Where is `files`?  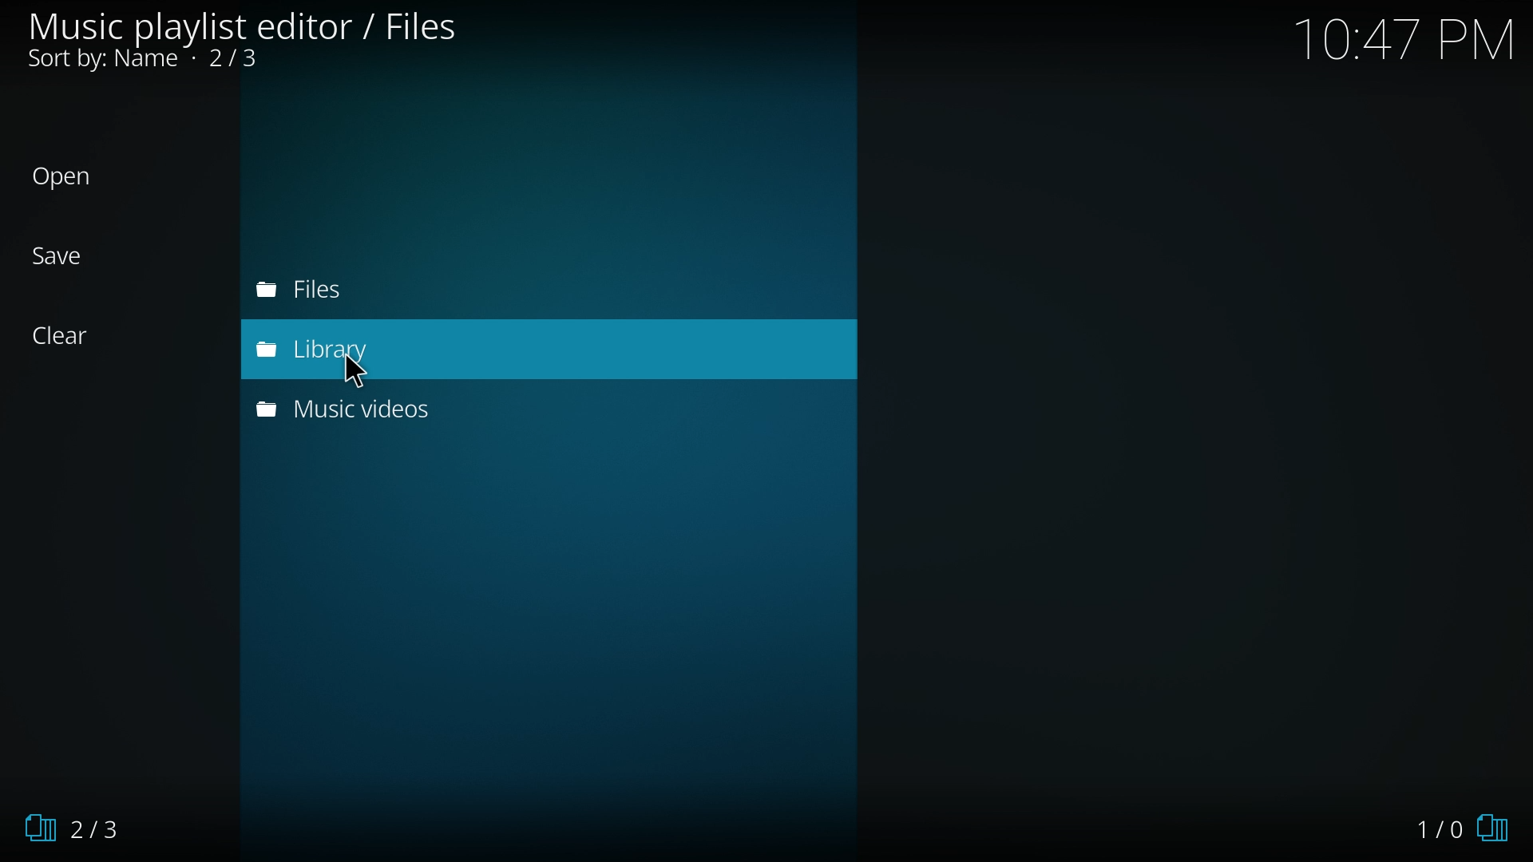 files is located at coordinates (250, 39).